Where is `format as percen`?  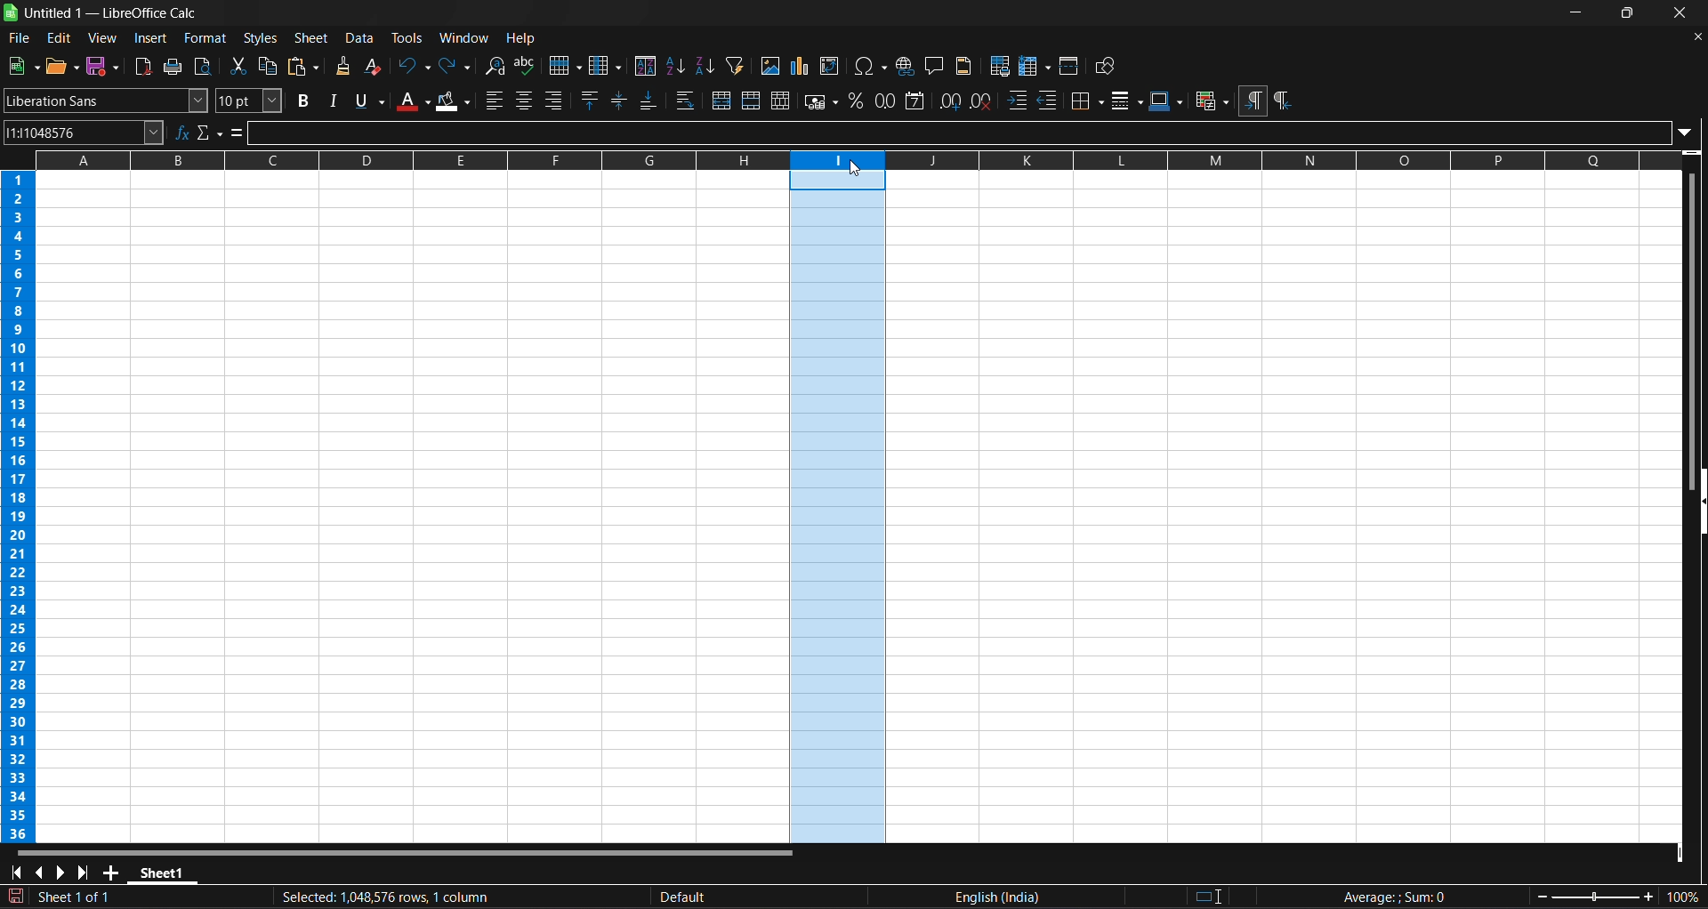 format as percen is located at coordinates (860, 101).